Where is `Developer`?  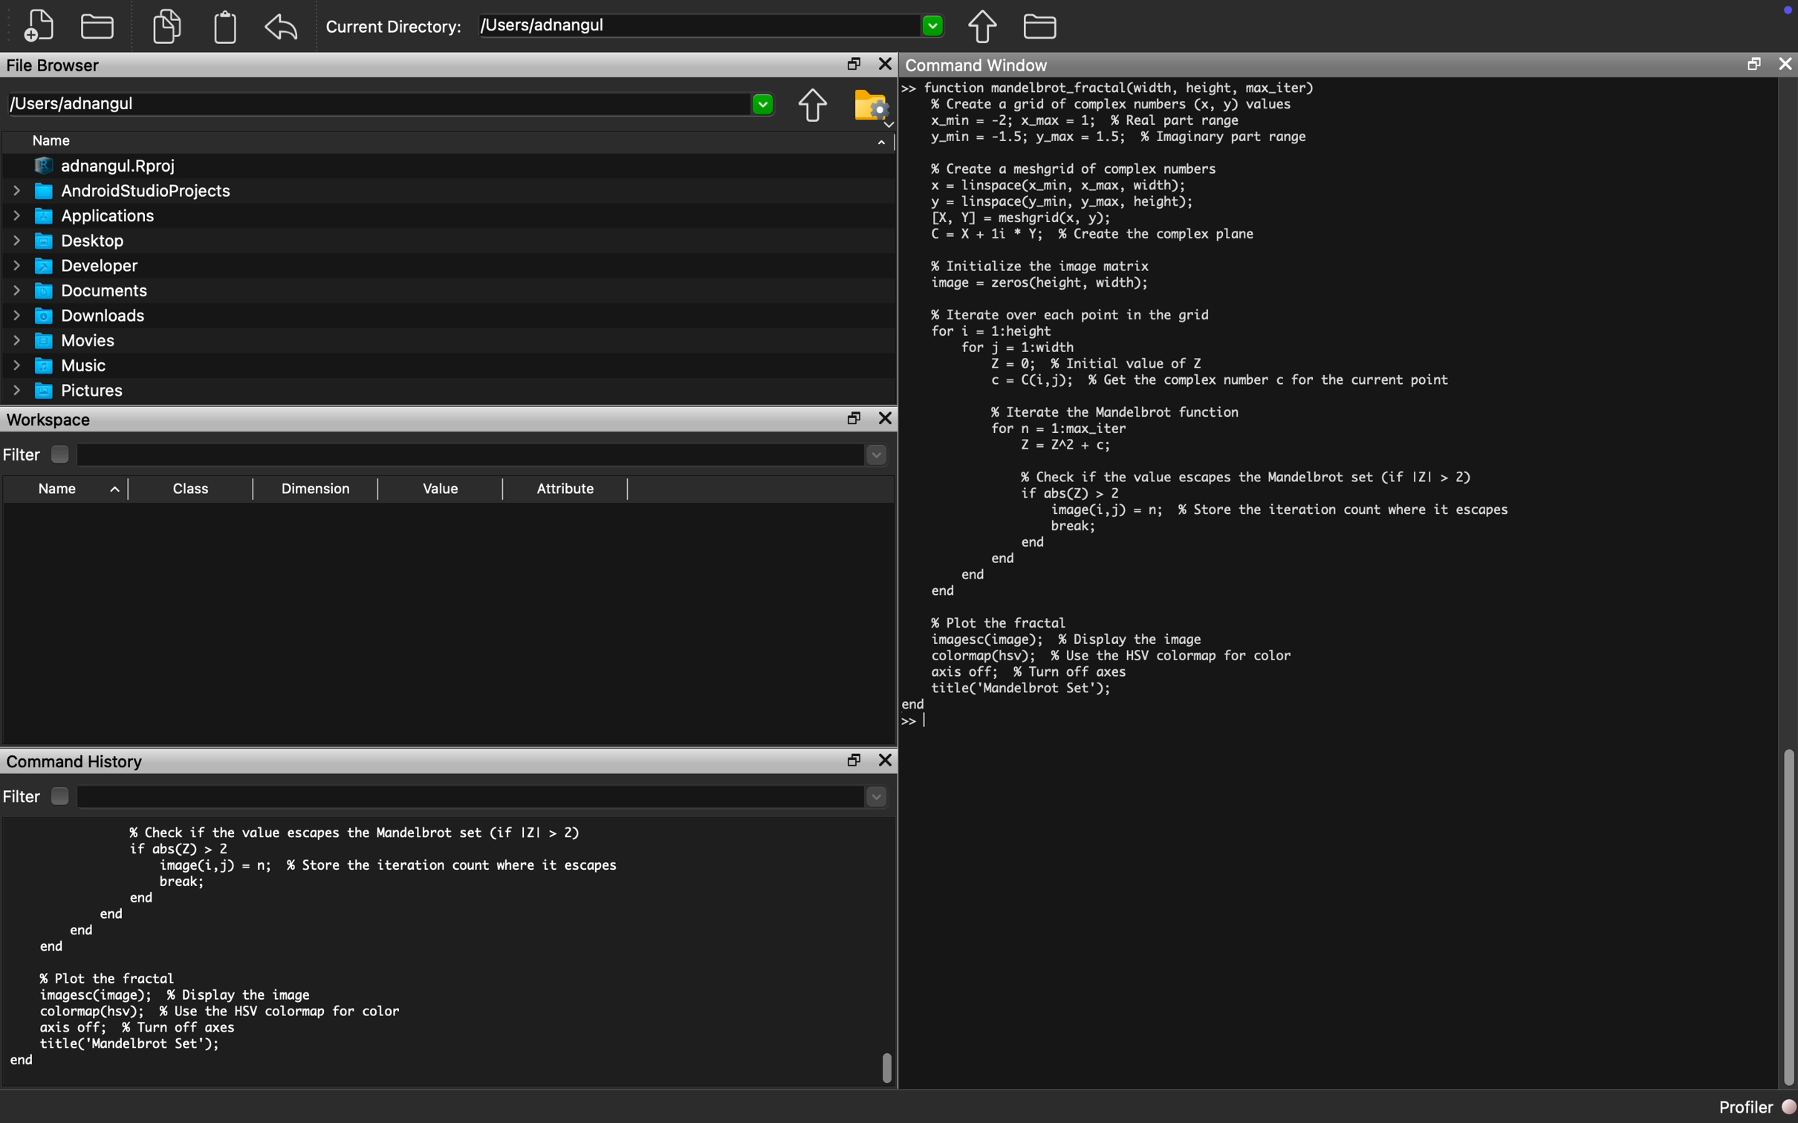
Developer is located at coordinates (79, 265).